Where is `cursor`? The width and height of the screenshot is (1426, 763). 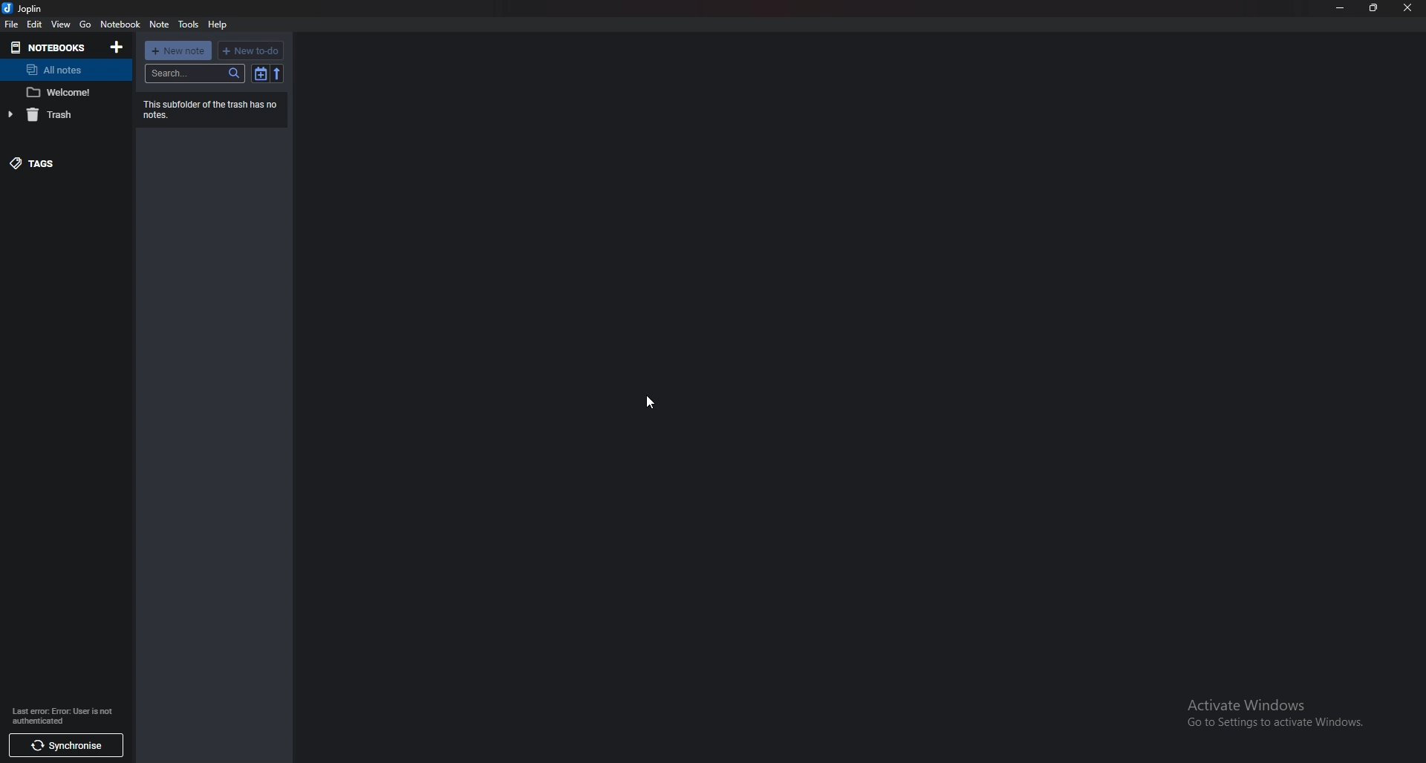 cursor is located at coordinates (651, 402).